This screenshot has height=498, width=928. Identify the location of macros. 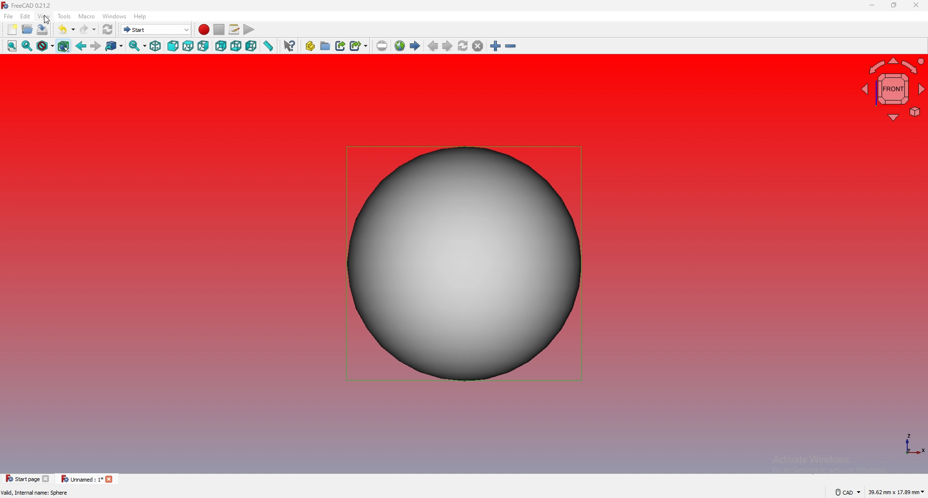
(234, 29).